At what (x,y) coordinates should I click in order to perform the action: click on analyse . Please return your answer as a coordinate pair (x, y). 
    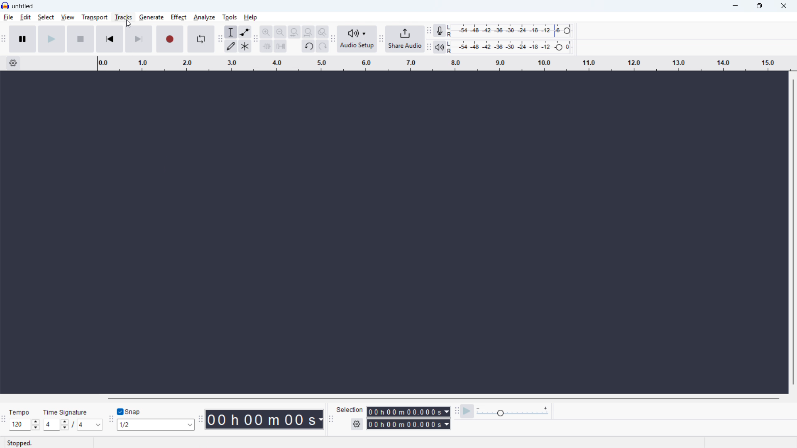
    Looking at the image, I should click on (205, 17).